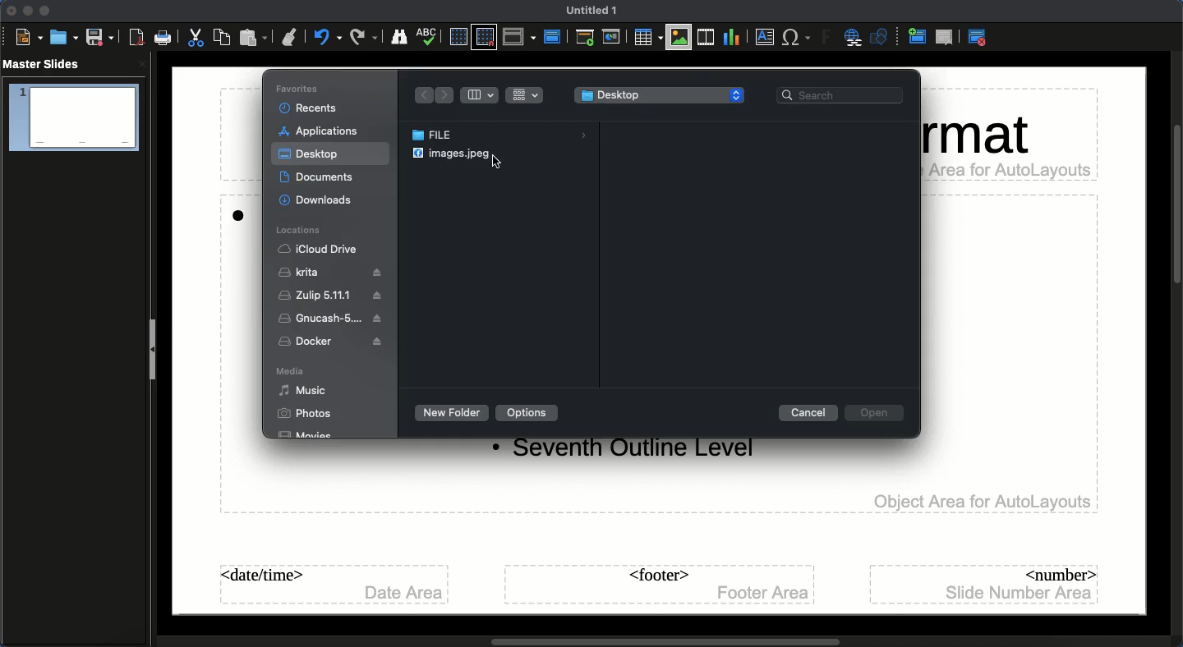  What do you see at coordinates (503, 135) in the screenshot?
I see `FILE` at bounding box center [503, 135].